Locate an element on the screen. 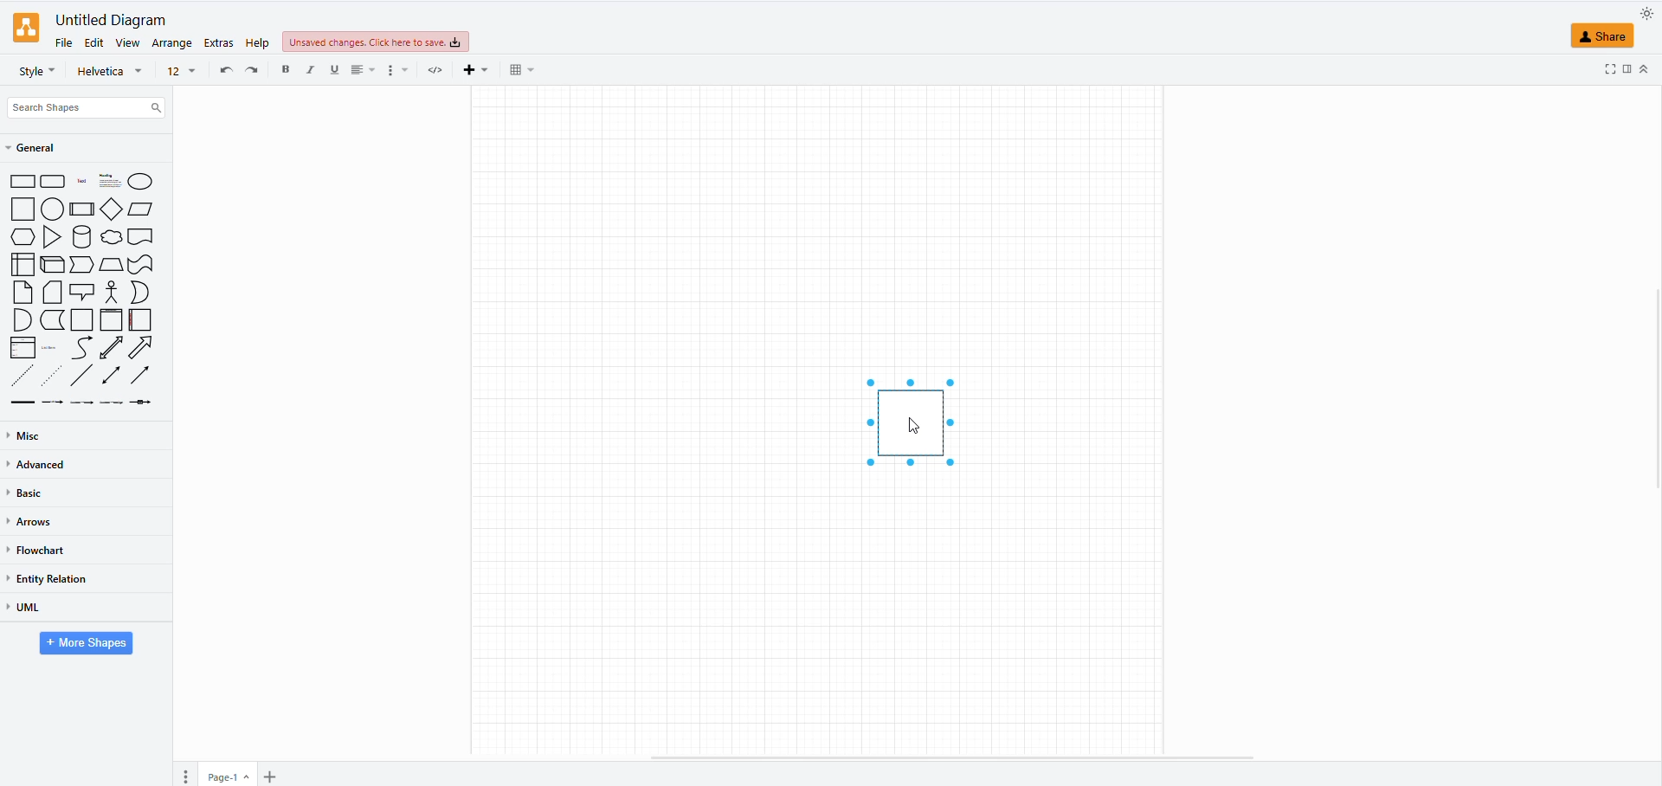 The width and height of the screenshot is (1662, 786). appearance is located at coordinates (1641, 15).